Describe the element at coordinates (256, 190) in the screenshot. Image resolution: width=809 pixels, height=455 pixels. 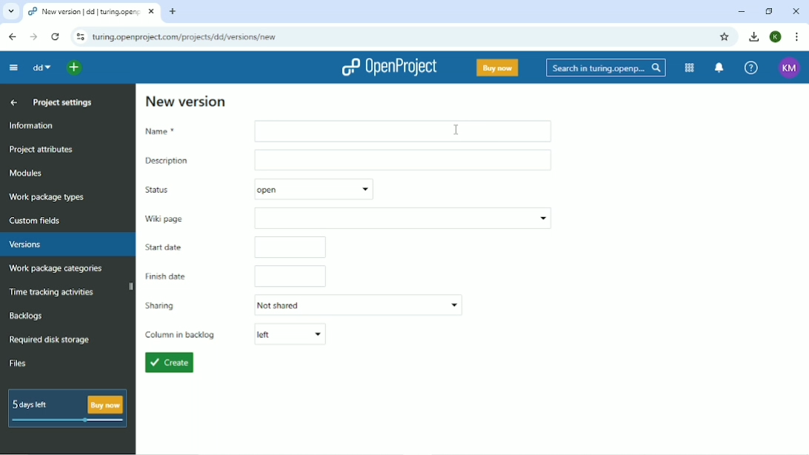
I see `Status` at that location.